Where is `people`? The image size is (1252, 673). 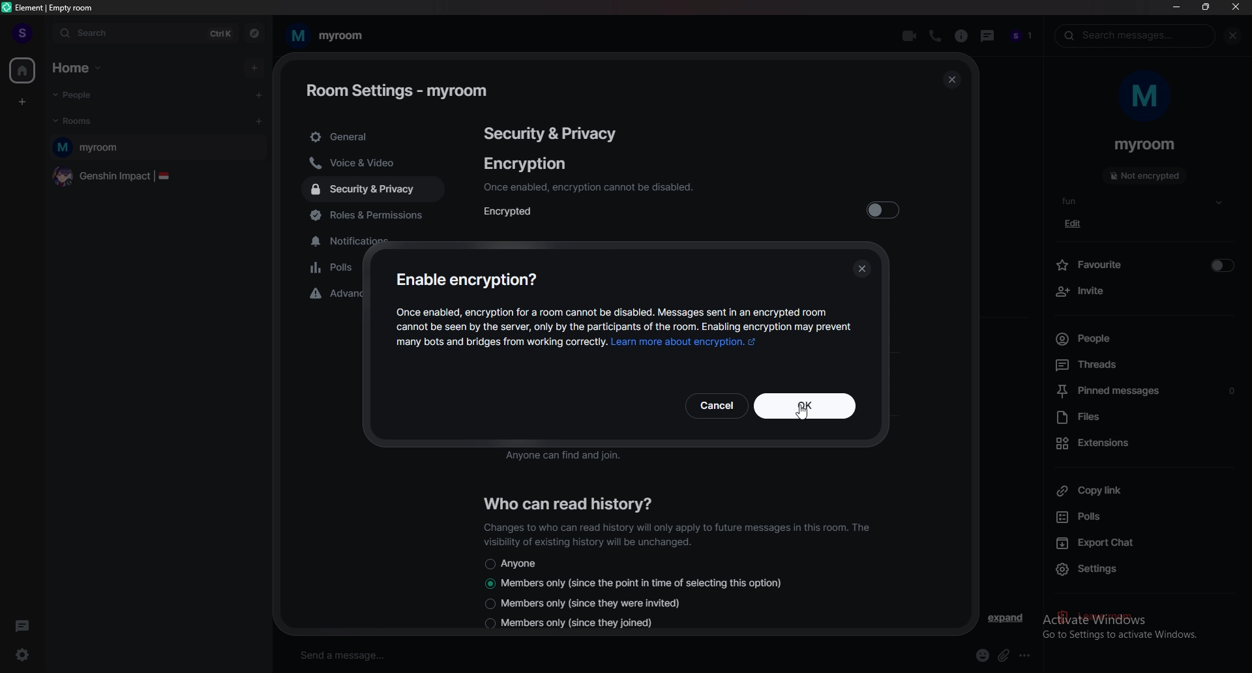
people is located at coordinates (1024, 37).